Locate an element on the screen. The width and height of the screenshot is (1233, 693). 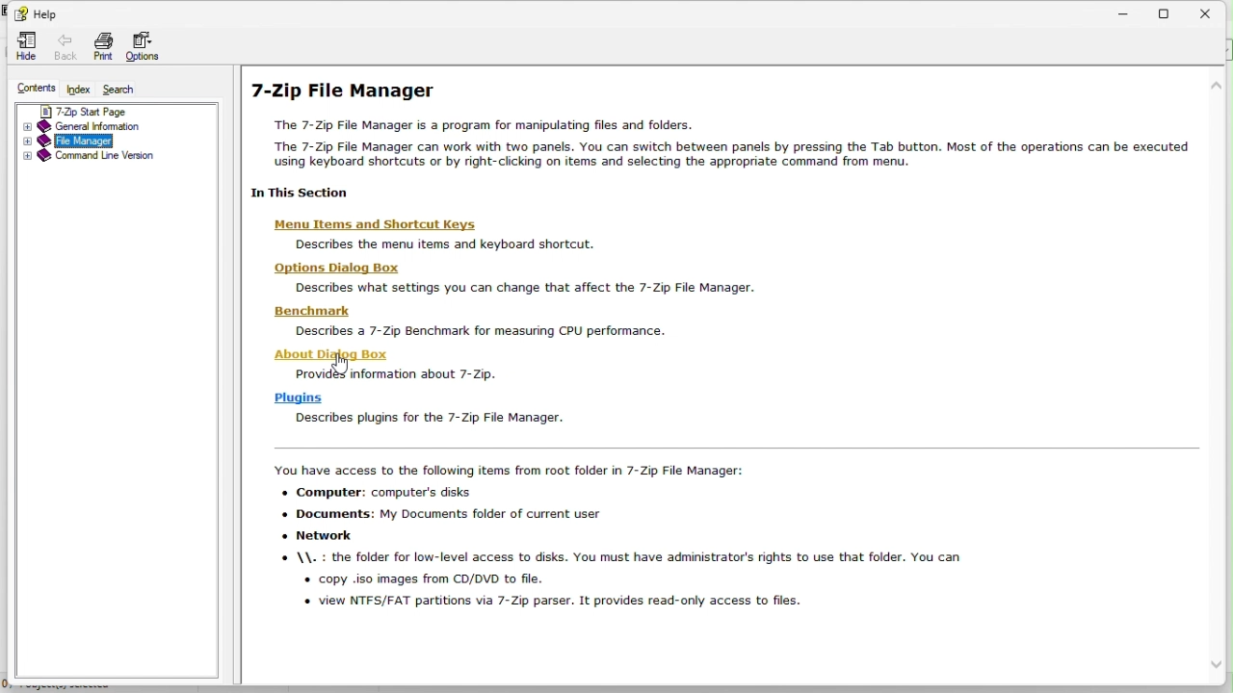
Options is located at coordinates (145, 45).